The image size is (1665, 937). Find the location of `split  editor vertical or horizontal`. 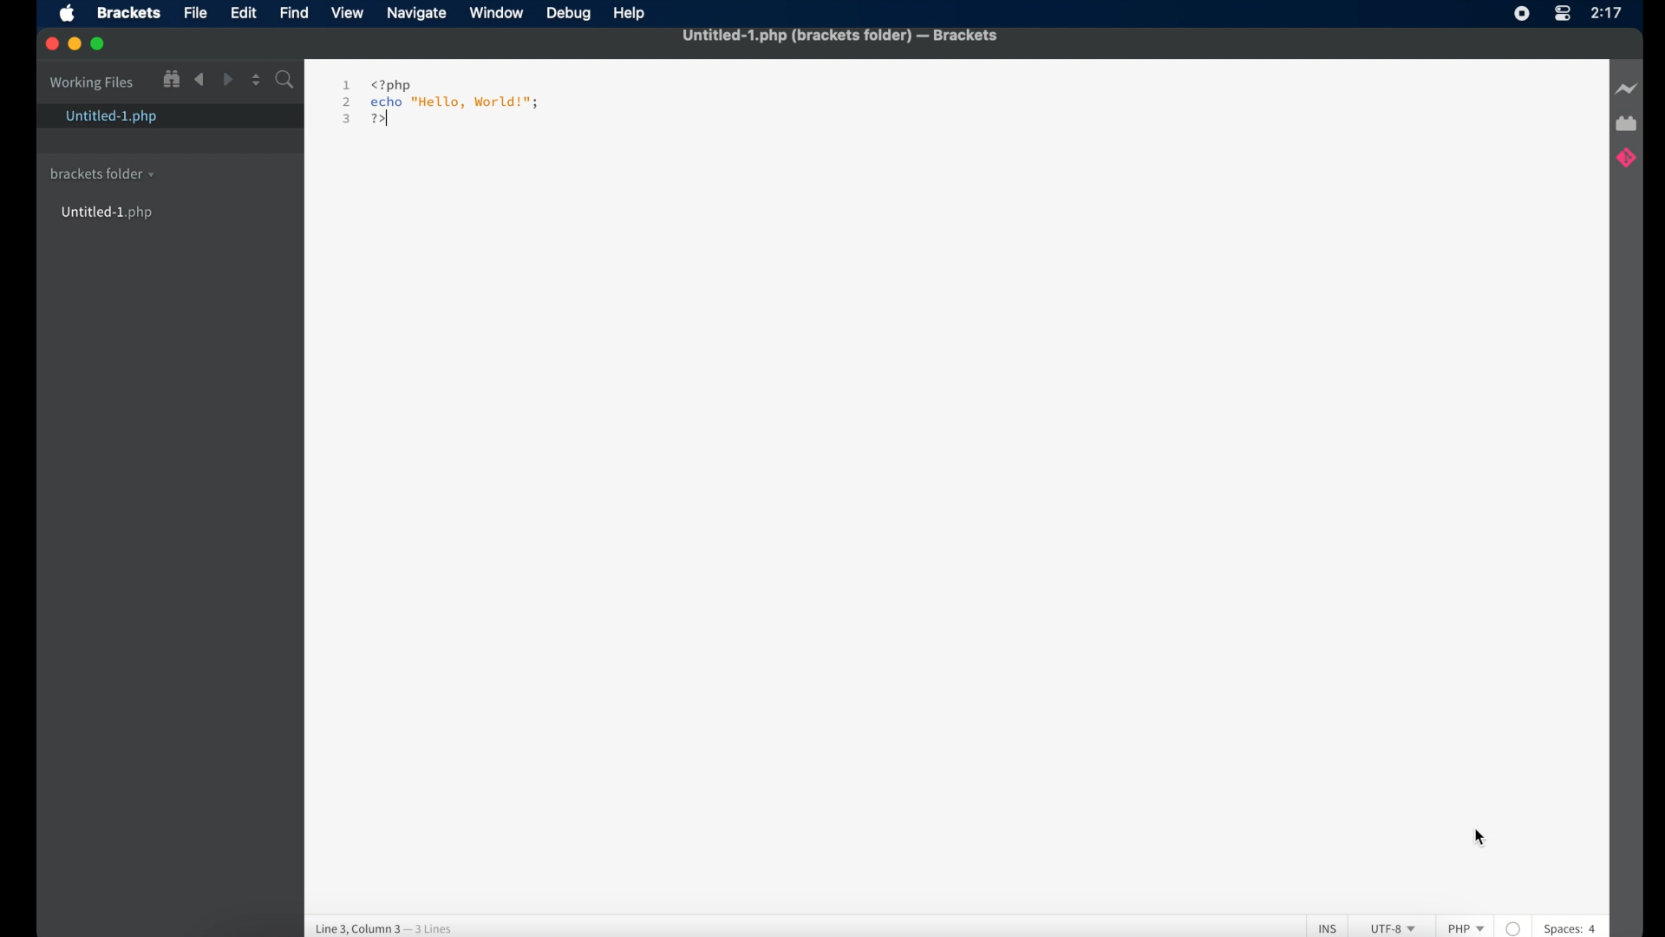

split  editor vertical or horizontal is located at coordinates (254, 80).